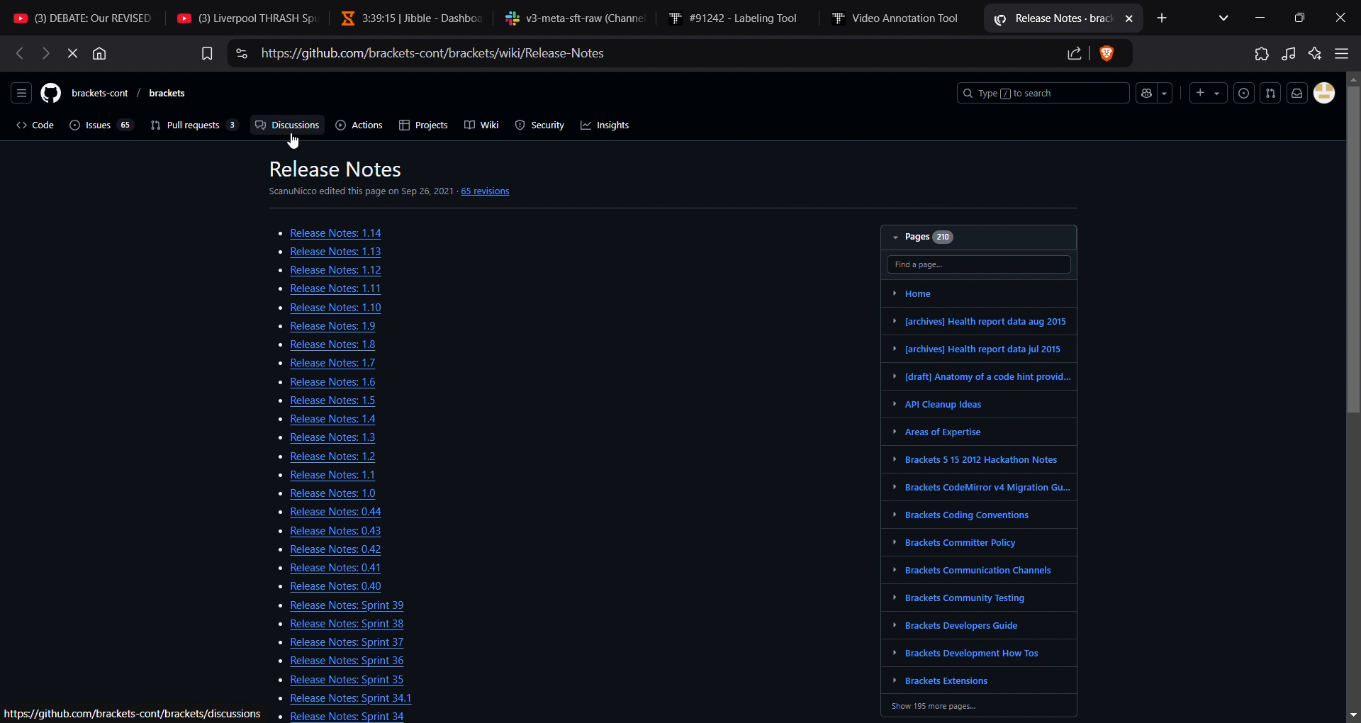 The image size is (1361, 723). I want to click on pages 270, so click(980, 239).